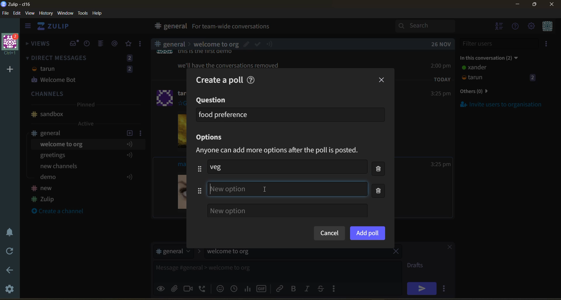  What do you see at coordinates (516, 27) in the screenshot?
I see `help menu` at bounding box center [516, 27].